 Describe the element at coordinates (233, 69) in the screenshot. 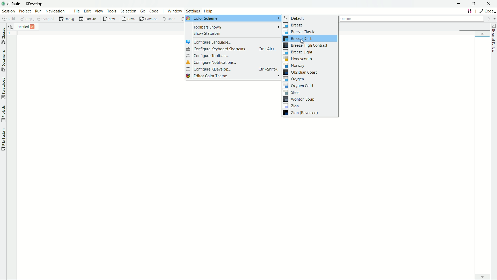

I see `configure kdevelop` at that location.